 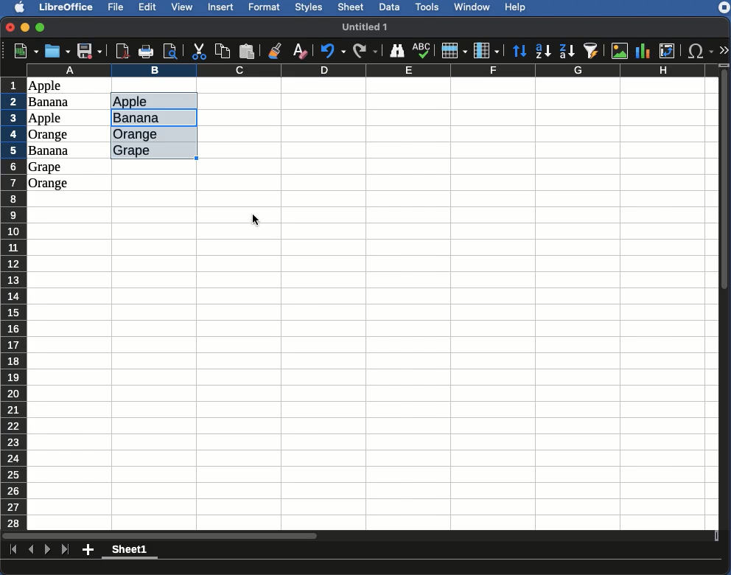 What do you see at coordinates (266, 7) in the screenshot?
I see `Format` at bounding box center [266, 7].